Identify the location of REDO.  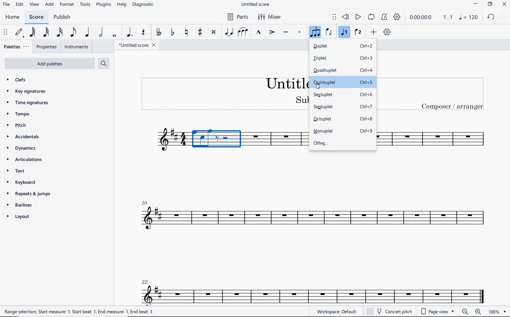
(502, 17).